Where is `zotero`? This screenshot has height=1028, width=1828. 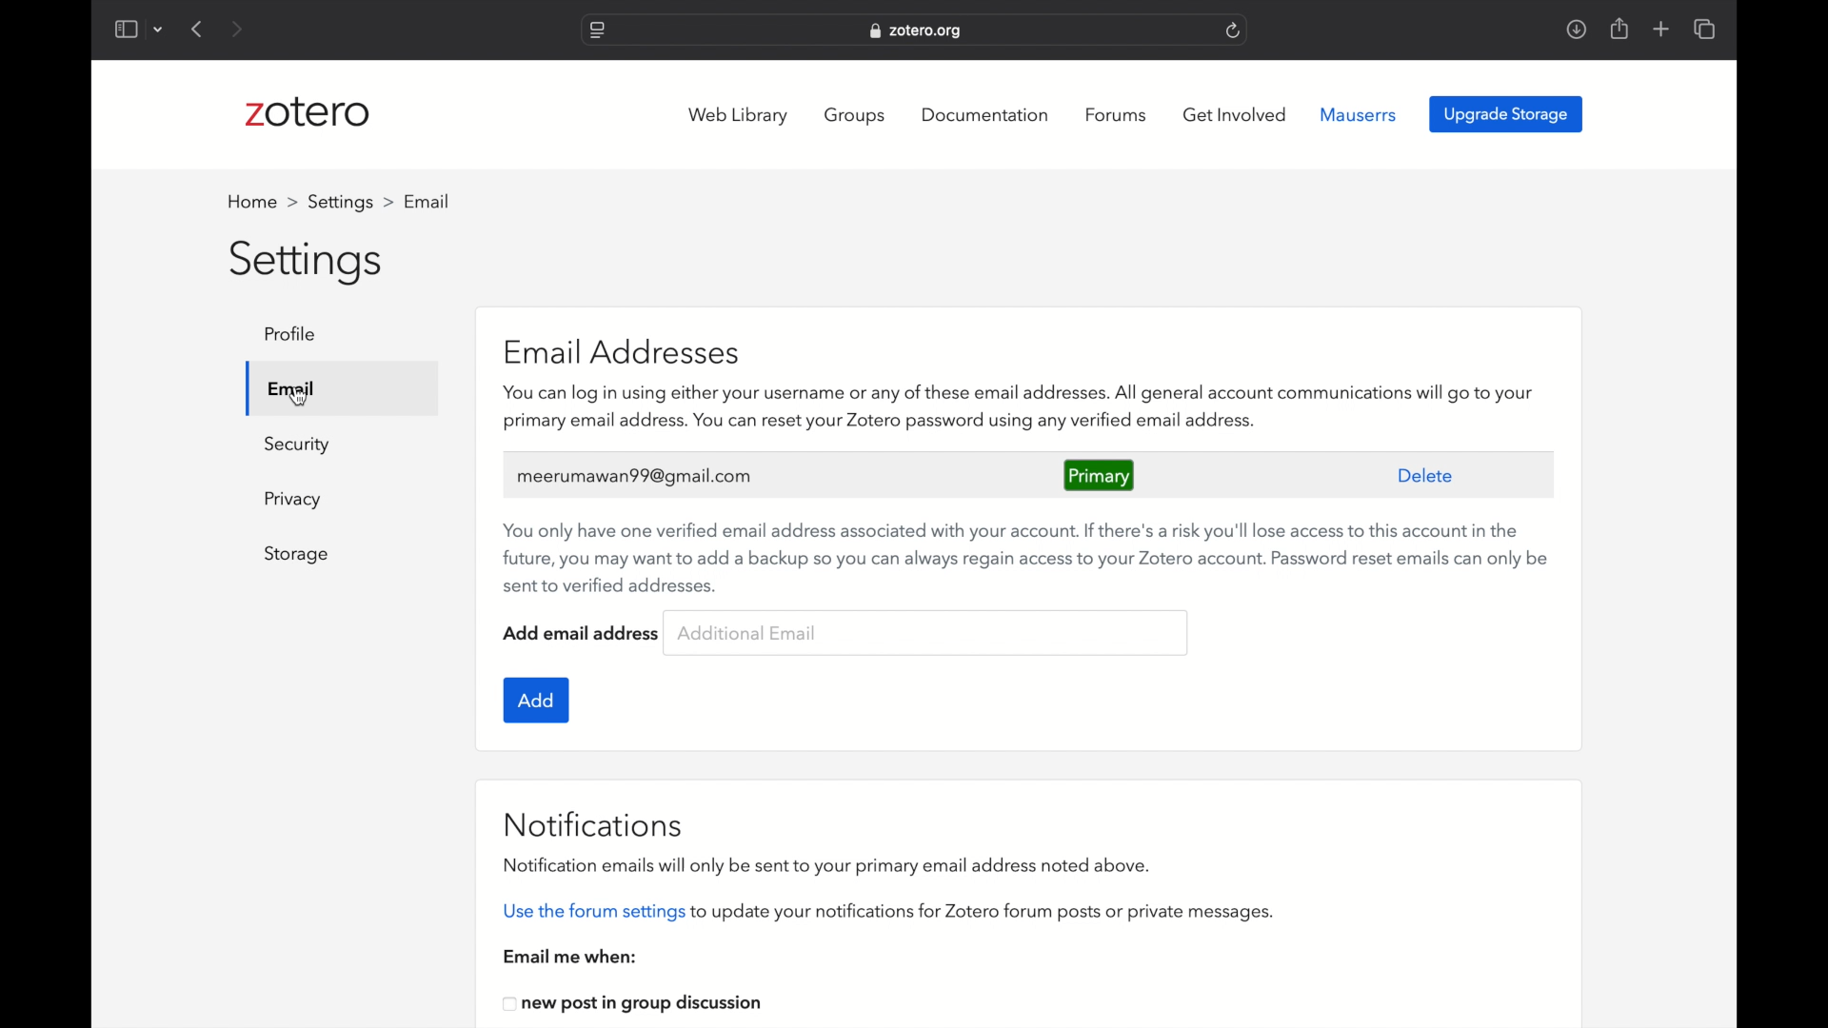
zotero is located at coordinates (308, 112).